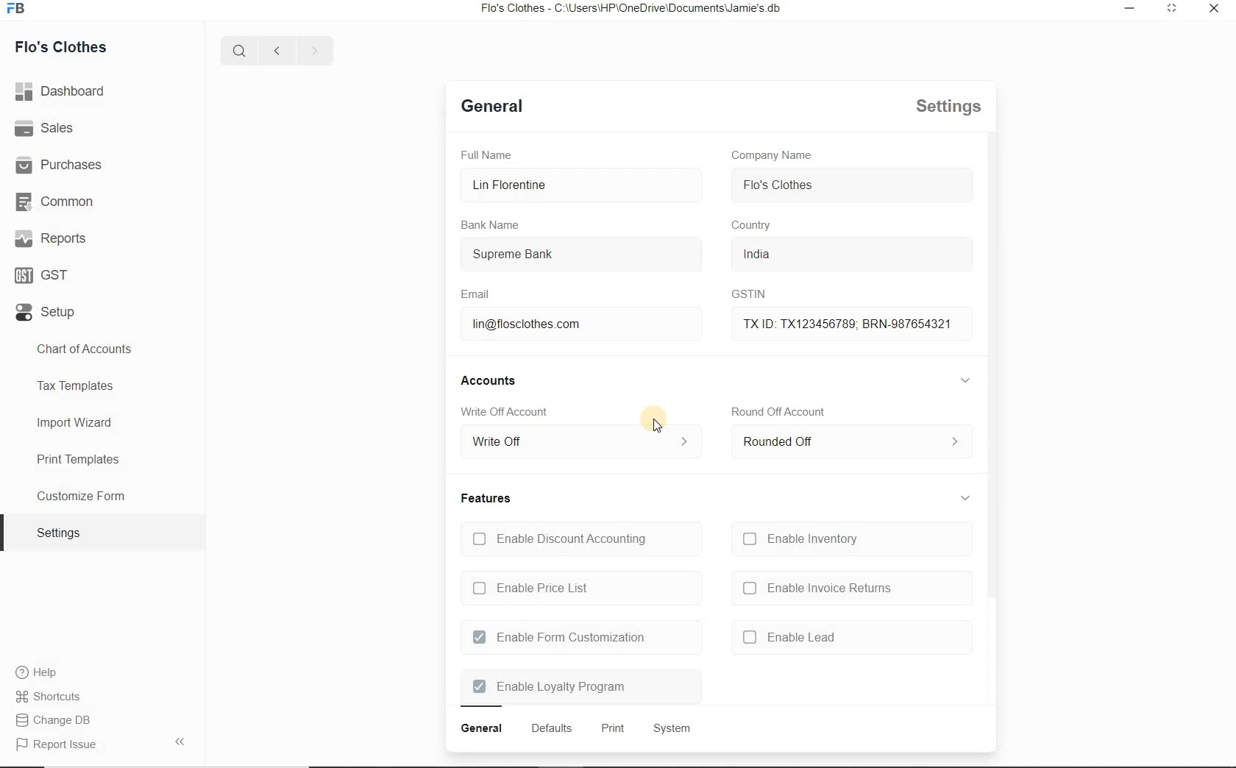 The height and width of the screenshot is (768, 1236). I want to click on Full Name, so click(488, 156).